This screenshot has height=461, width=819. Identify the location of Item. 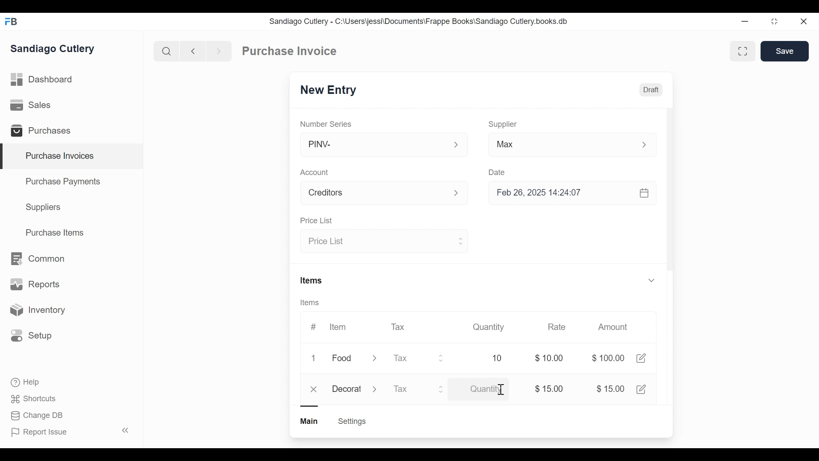
(337, 327).